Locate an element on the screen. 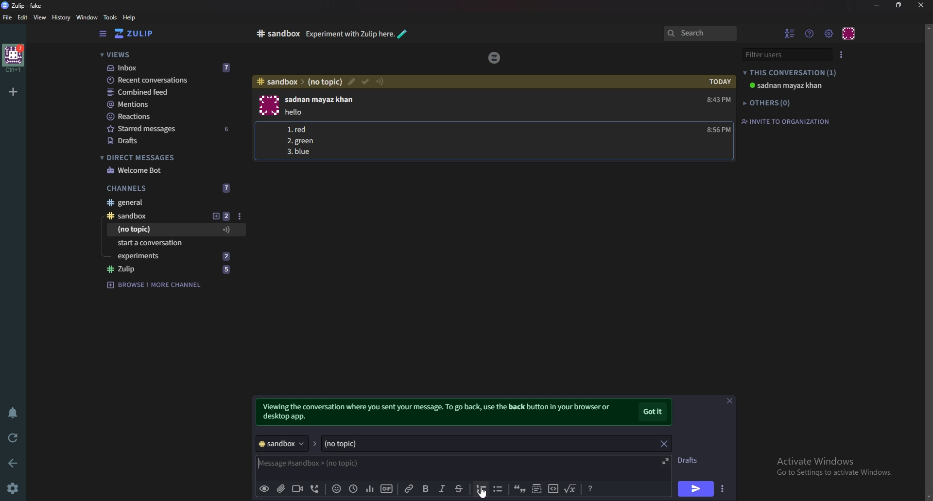 The width and height of the screenshot is (933, 501). home is located at coordinates (13, 58).